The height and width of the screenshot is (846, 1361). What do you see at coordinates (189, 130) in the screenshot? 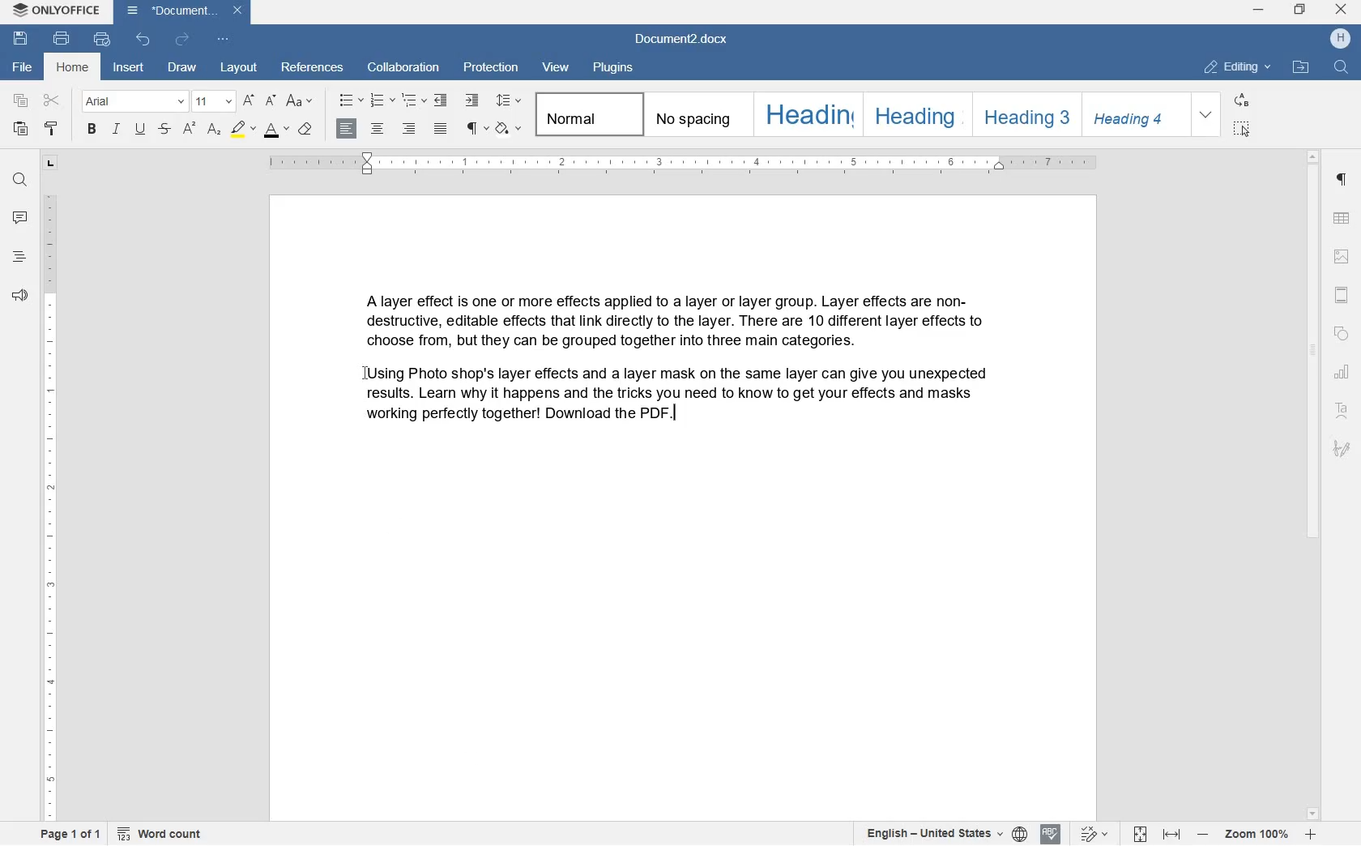
I see `SUPERSCRIPT` at bounding box center [189, 130].